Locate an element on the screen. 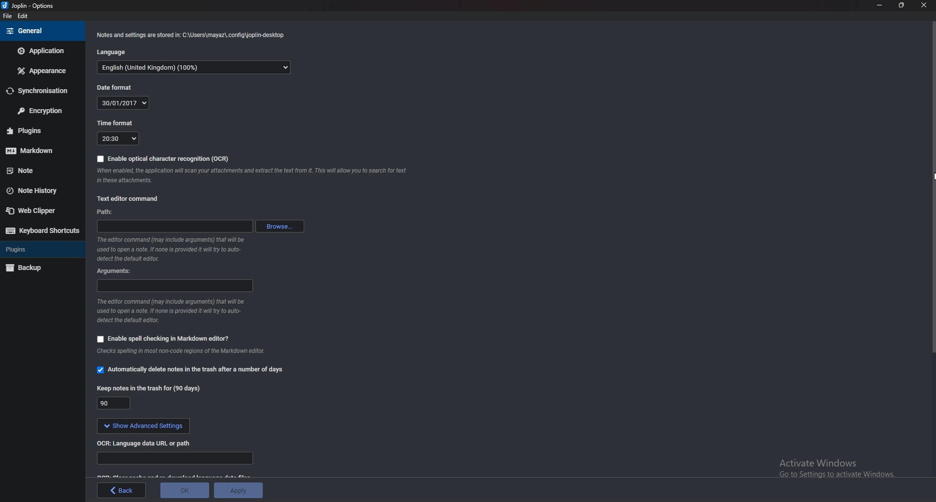 The height and width of the screenshot is (502, 936). Encryption is located at coordinates (38, 111).